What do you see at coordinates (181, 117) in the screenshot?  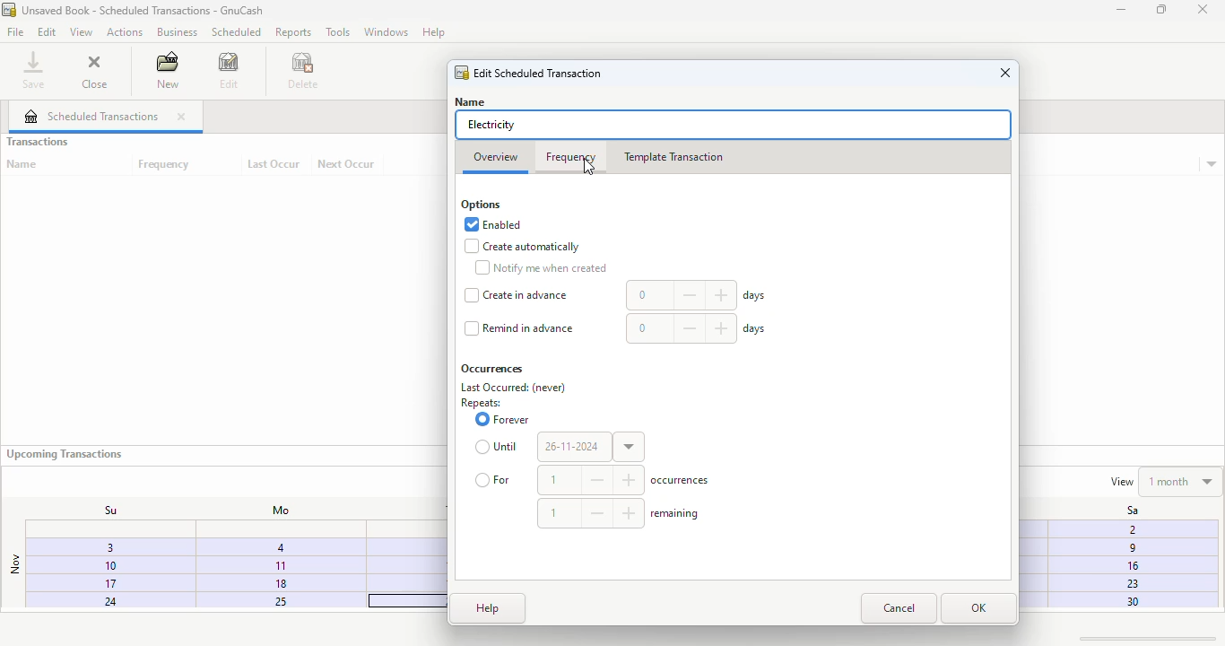 I see `close` at bounding box center [181, 117].